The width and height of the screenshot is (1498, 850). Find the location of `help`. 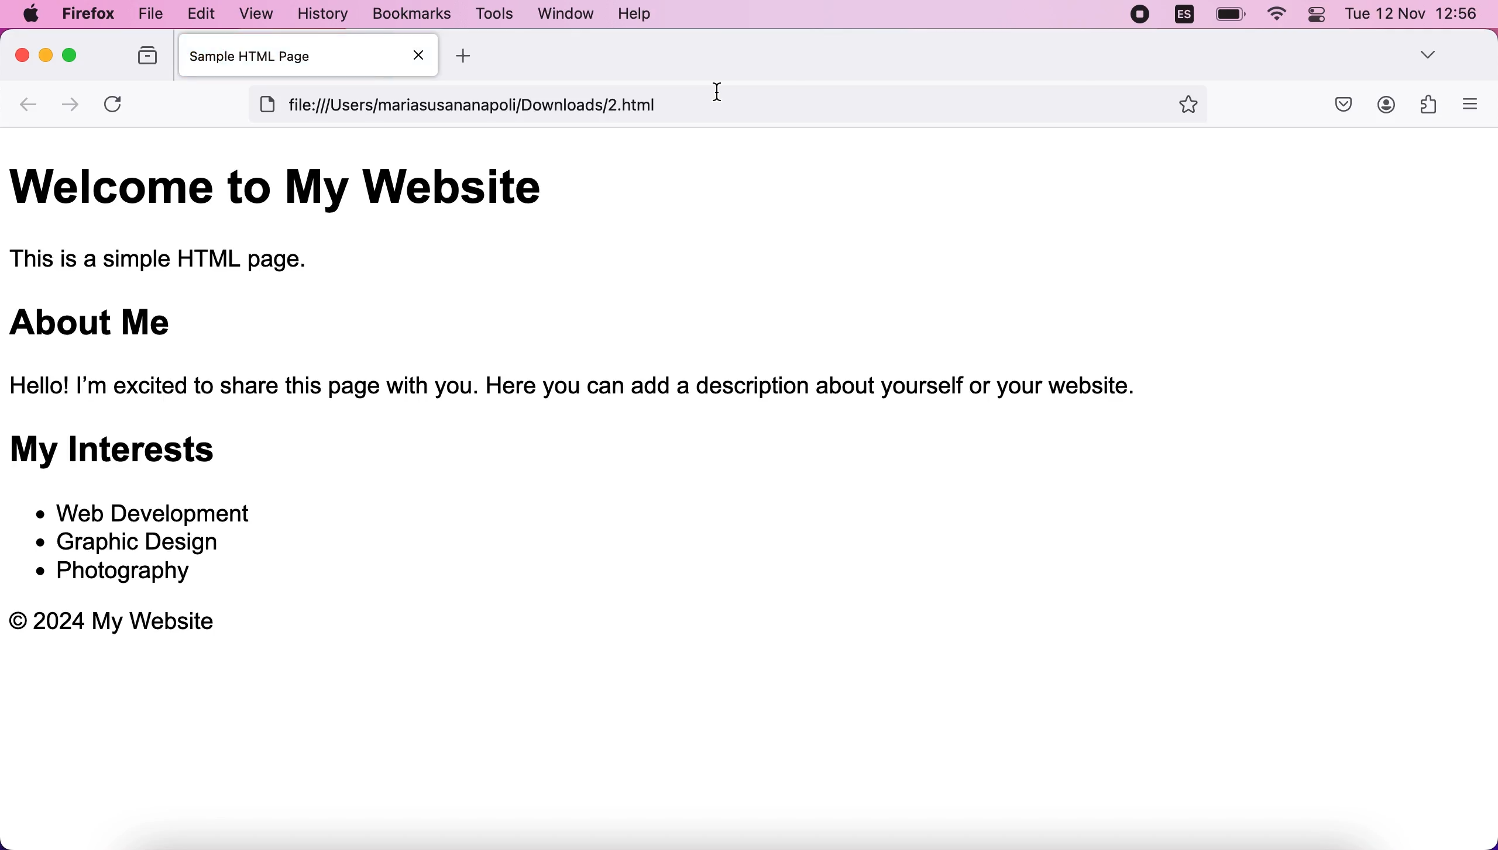

help is located at coordinates (641, 13).